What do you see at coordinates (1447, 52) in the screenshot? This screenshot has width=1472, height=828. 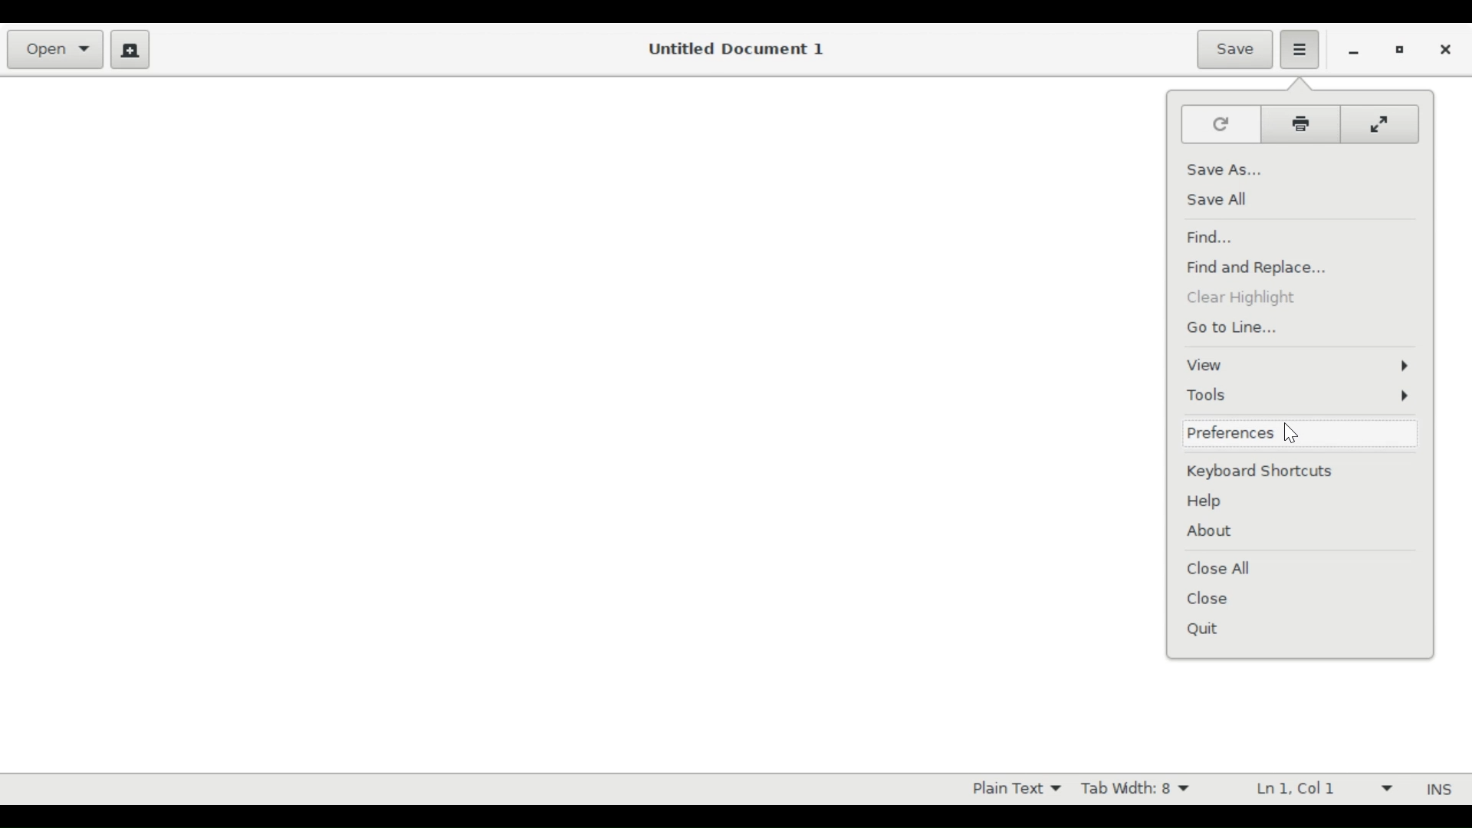 I see `Close` at bounding box center [1447, 52].